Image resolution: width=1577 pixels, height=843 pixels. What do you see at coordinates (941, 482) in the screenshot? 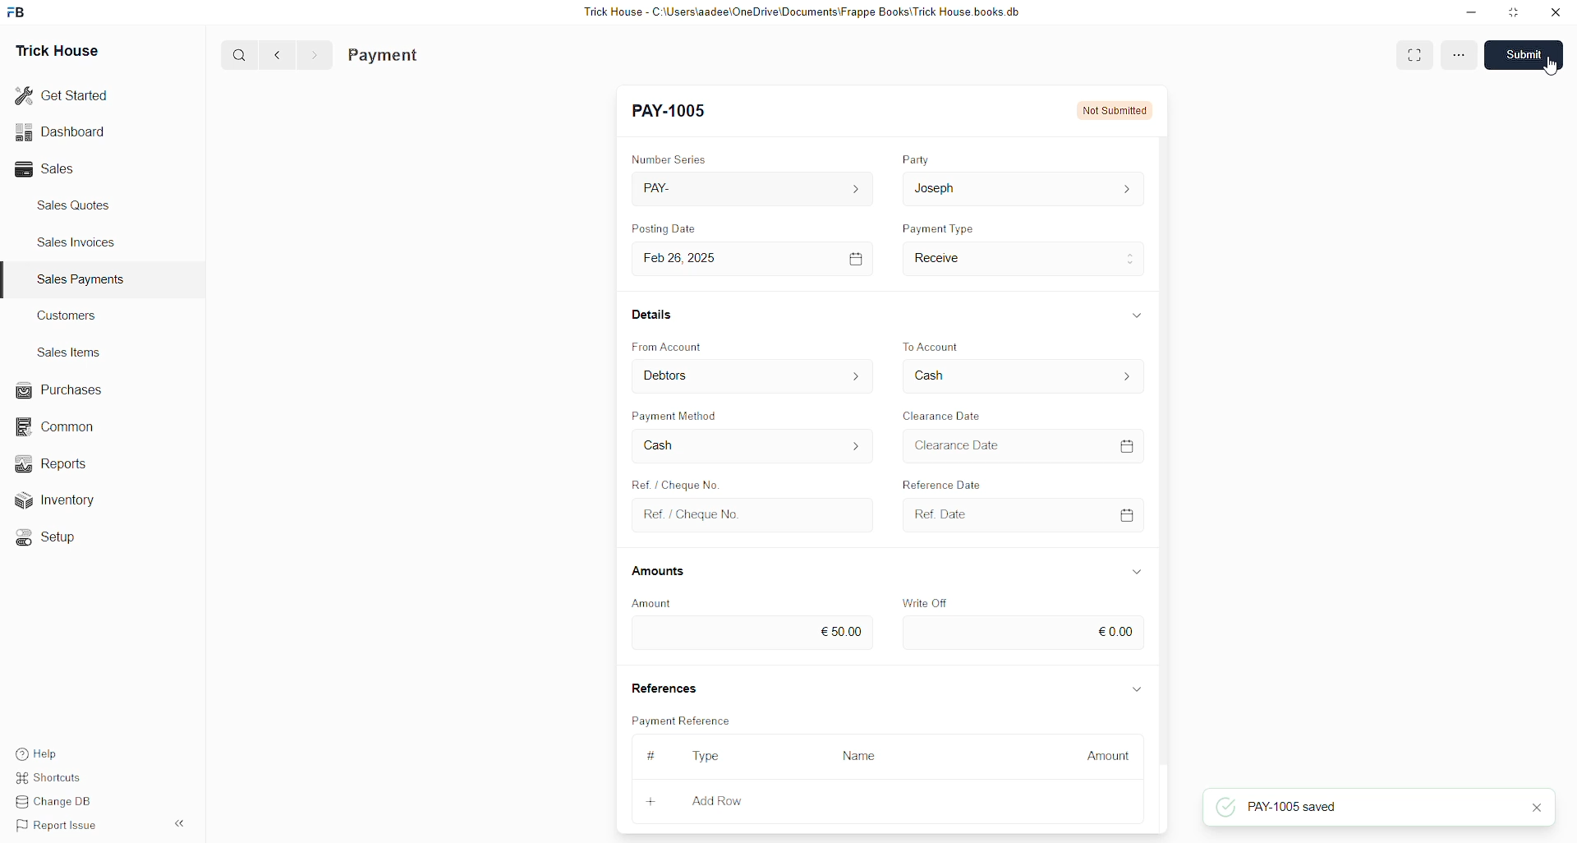
I see `Reference Date` at bounding box center [941, 482].